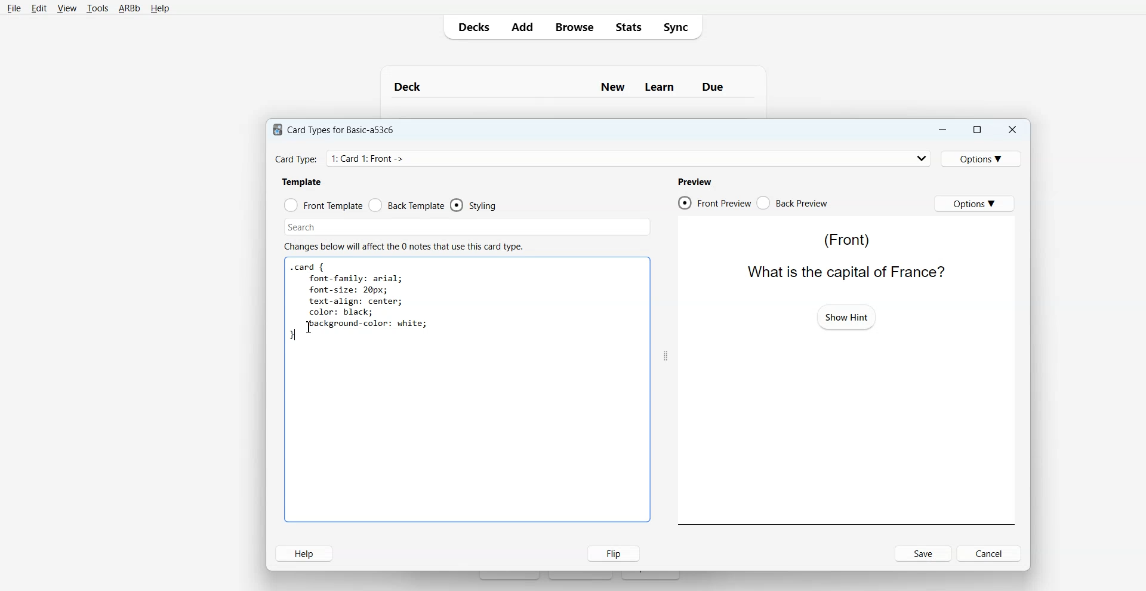 The height and width of the screenshot is (591, 1146). What do you see at coordinates (842, 255) in the screenshot?
I see `(Front)
What is the capital of France?` at bounding box center [842, 255].